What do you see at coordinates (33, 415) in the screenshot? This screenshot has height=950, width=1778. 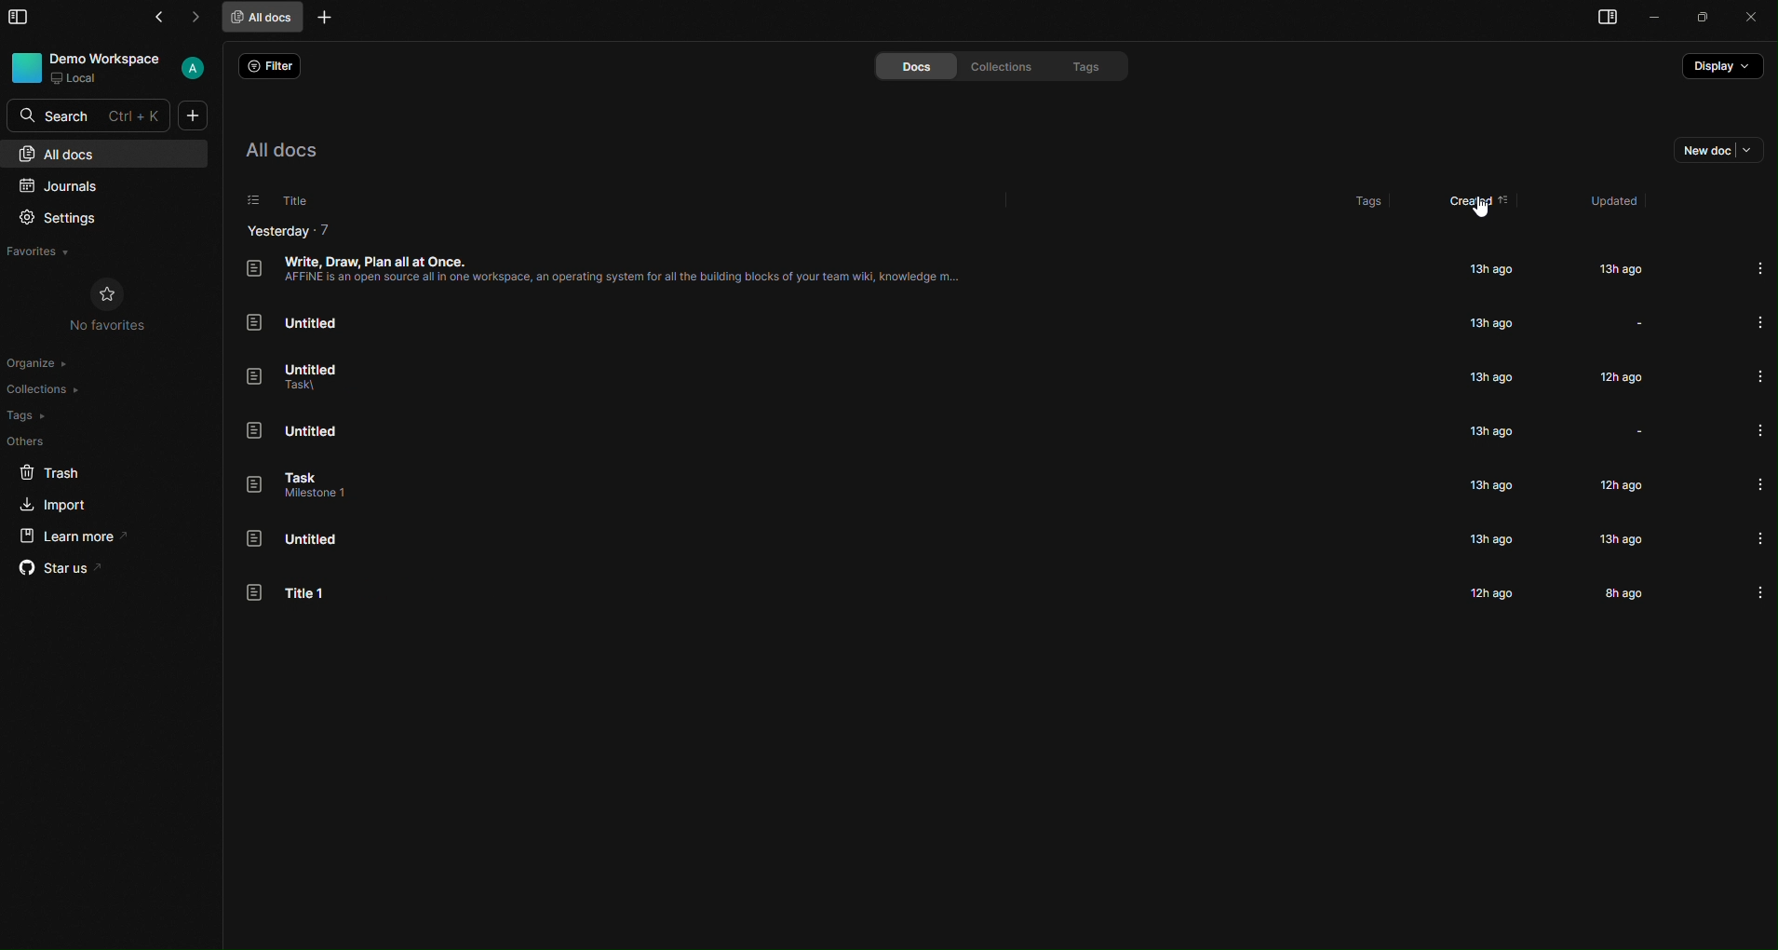 I see `tags` at bounding box center [33, 415].